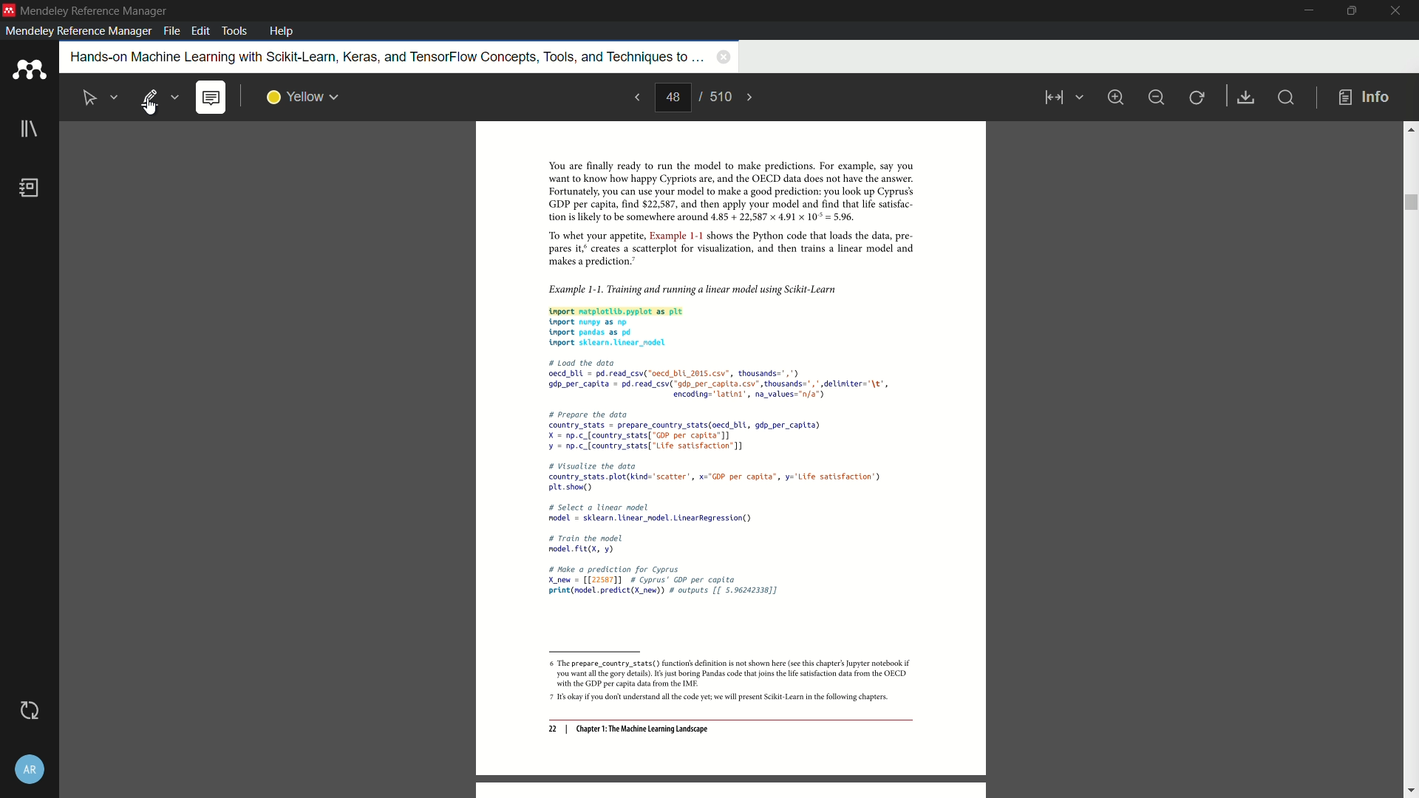 Image resolution: width=1419 pixels, height=798 pixels. Describe the element at coordinates (673, 98) in the screenshot. I see `current page` at that location.